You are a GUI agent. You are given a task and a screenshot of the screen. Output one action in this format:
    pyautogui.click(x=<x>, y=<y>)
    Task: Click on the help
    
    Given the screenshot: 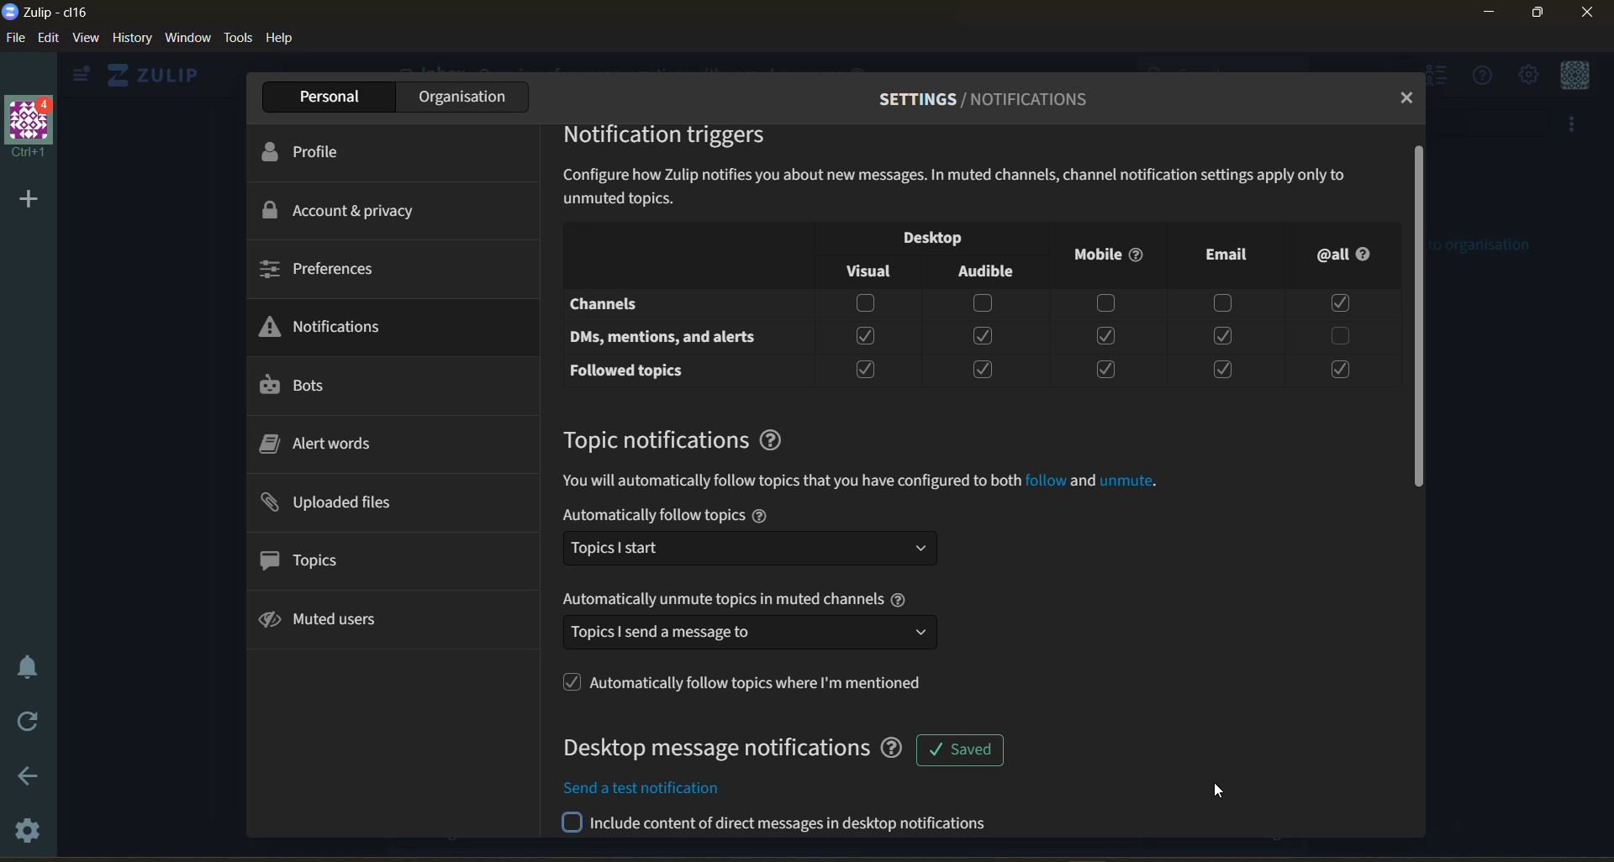 What is the action you would take?
    pyautogui.click(x=282, y=40)
    